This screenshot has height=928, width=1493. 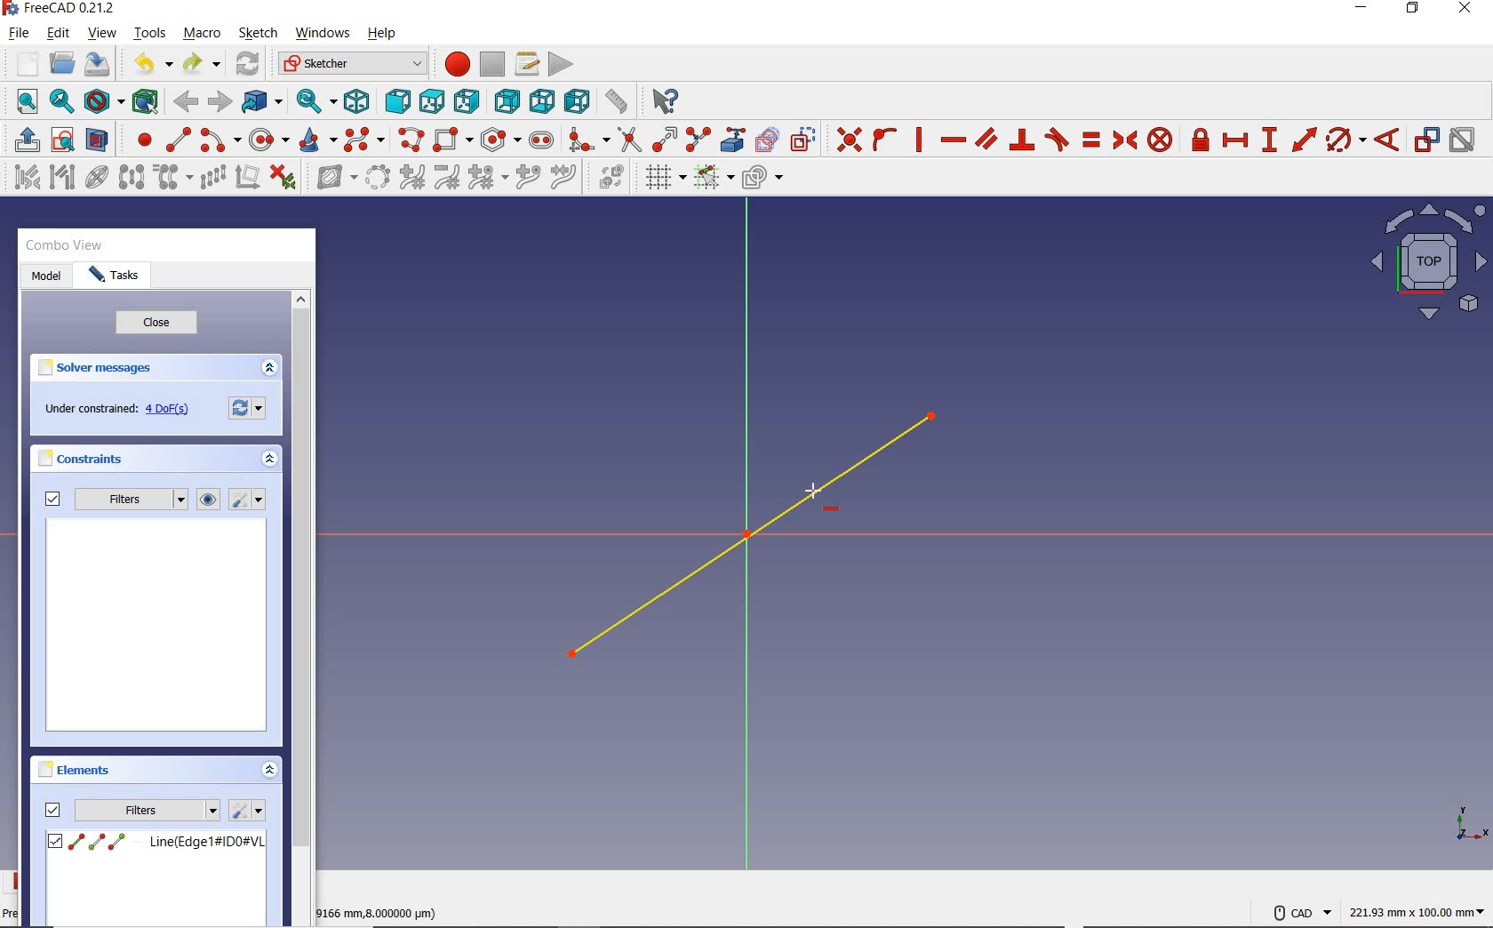 What do you see at coordinates (1471, 826) in the screenshot?
I see `Shape` at bounding box center [1471, 826].